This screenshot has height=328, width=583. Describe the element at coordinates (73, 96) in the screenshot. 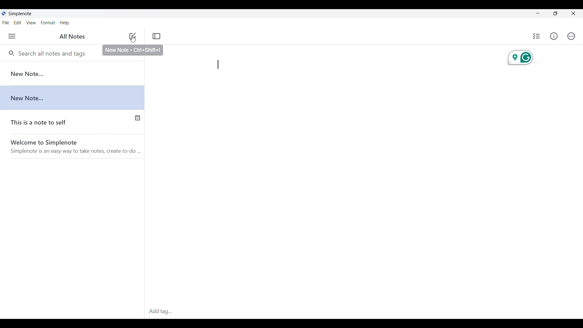

I see `New Note..` at that location.